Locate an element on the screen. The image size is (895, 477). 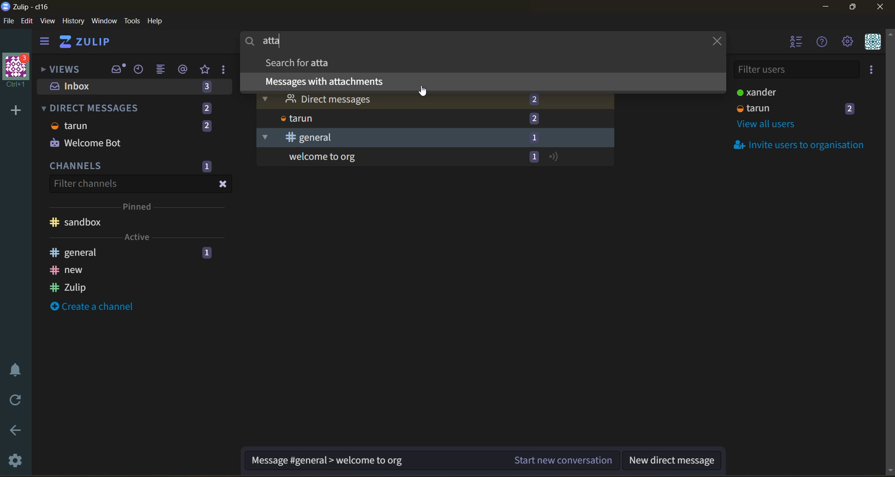
inbox is located at coordinates (117, 68).